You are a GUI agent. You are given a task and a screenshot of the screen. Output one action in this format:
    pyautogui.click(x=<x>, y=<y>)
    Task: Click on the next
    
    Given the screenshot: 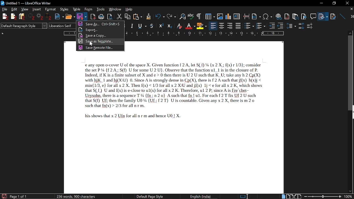 What is the action you would take?
    pyautogui.click(x=350, y=17)
    